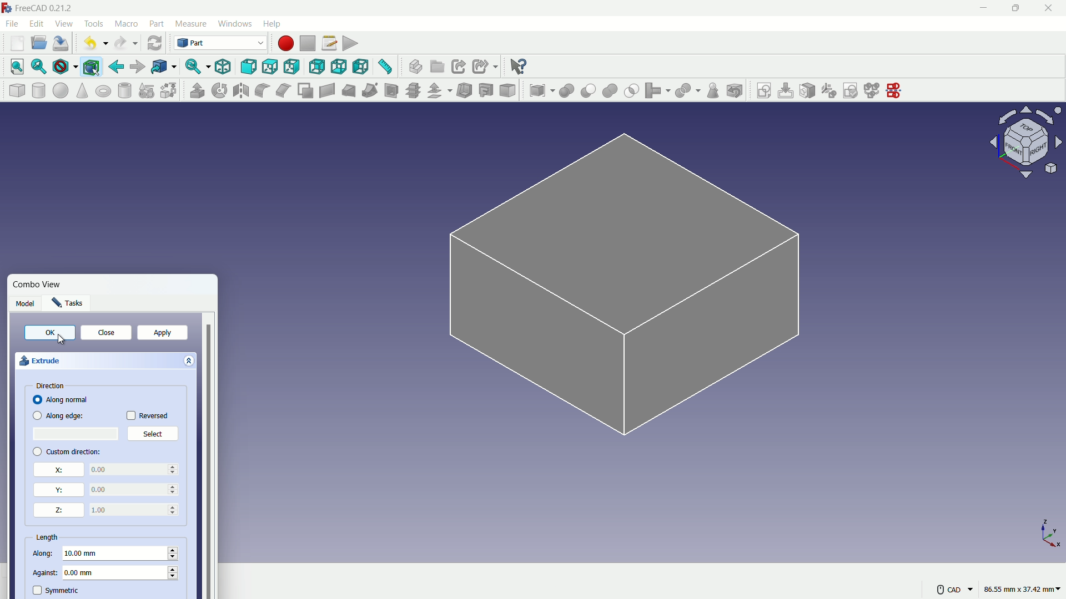  I want to click on checkbox, so click(36, 415).